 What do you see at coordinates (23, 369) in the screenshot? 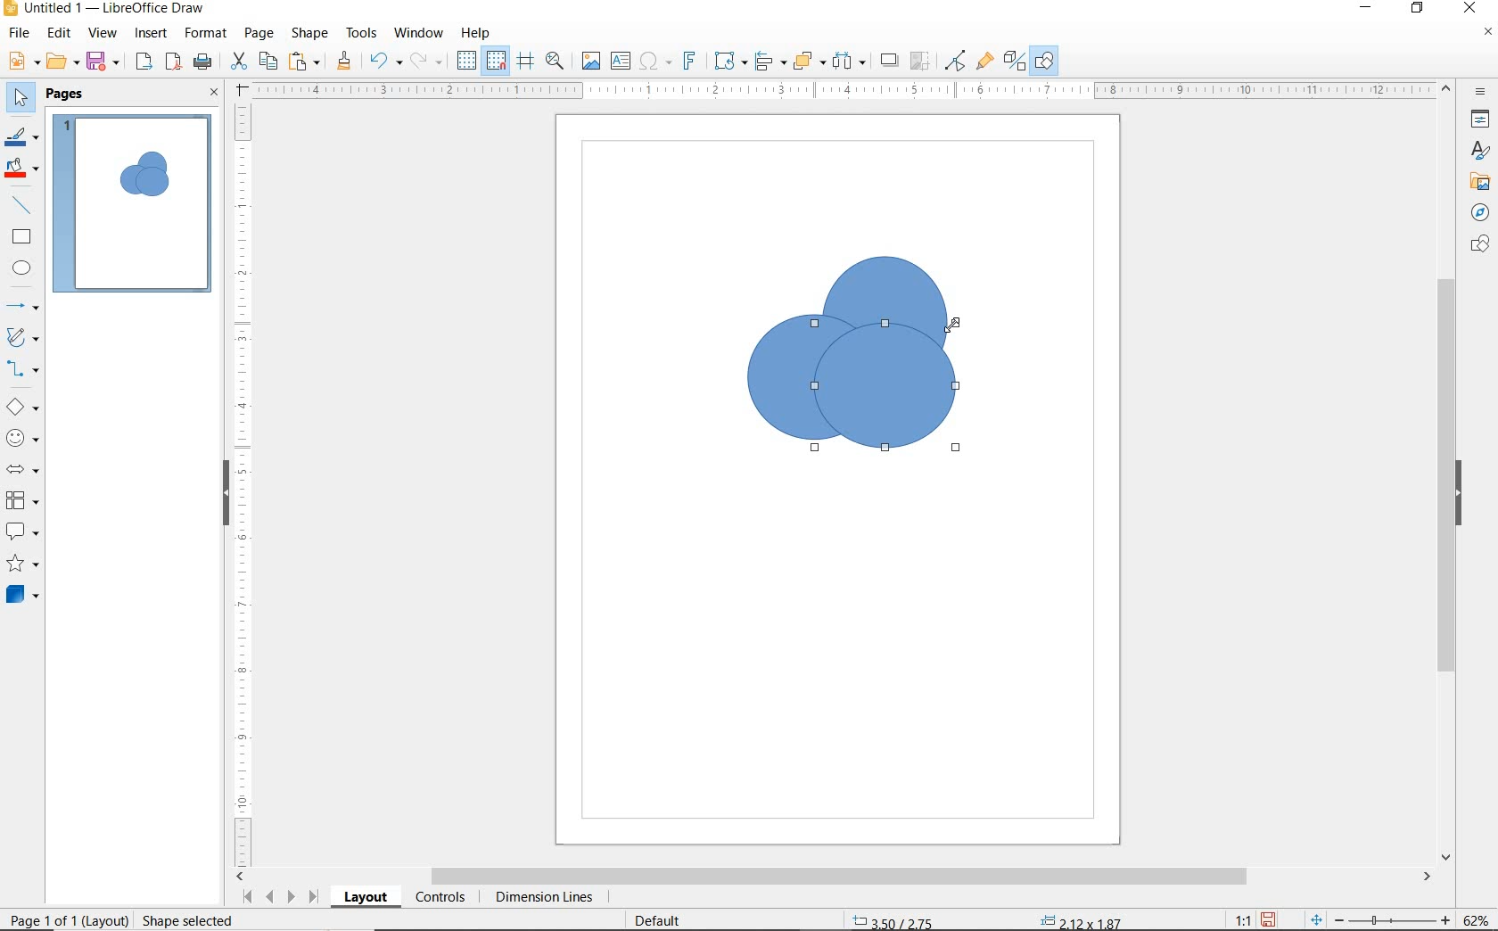
I see `CONNECTORS` at bounding box center [23, 369].